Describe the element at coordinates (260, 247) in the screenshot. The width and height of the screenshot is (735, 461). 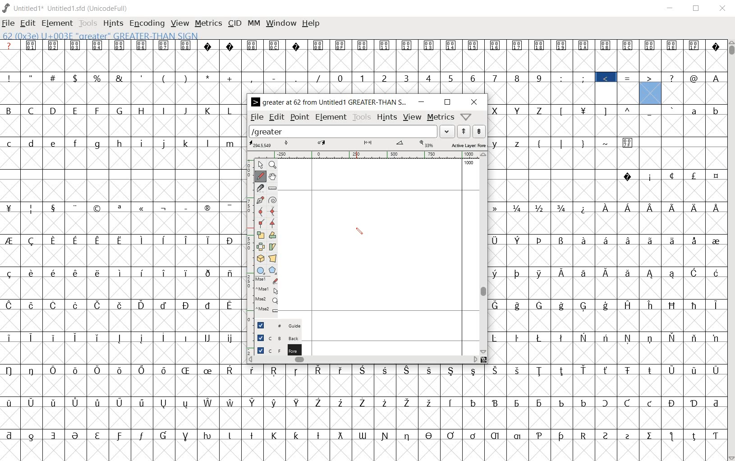
I see `flip the selection` at that location.